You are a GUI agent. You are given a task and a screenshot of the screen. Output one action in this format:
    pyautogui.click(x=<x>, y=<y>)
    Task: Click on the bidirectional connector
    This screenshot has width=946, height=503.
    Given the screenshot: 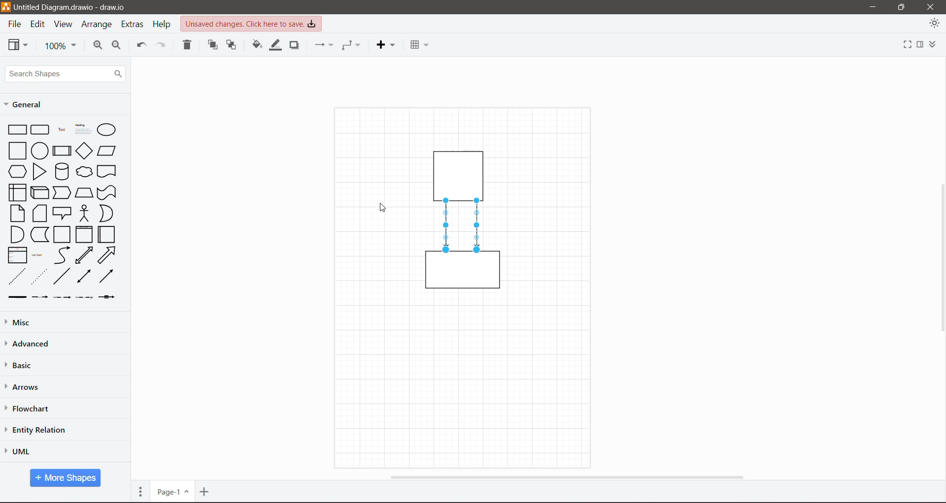 What is the action you would take?
    pyautogui.click(x=83, y=277)
    